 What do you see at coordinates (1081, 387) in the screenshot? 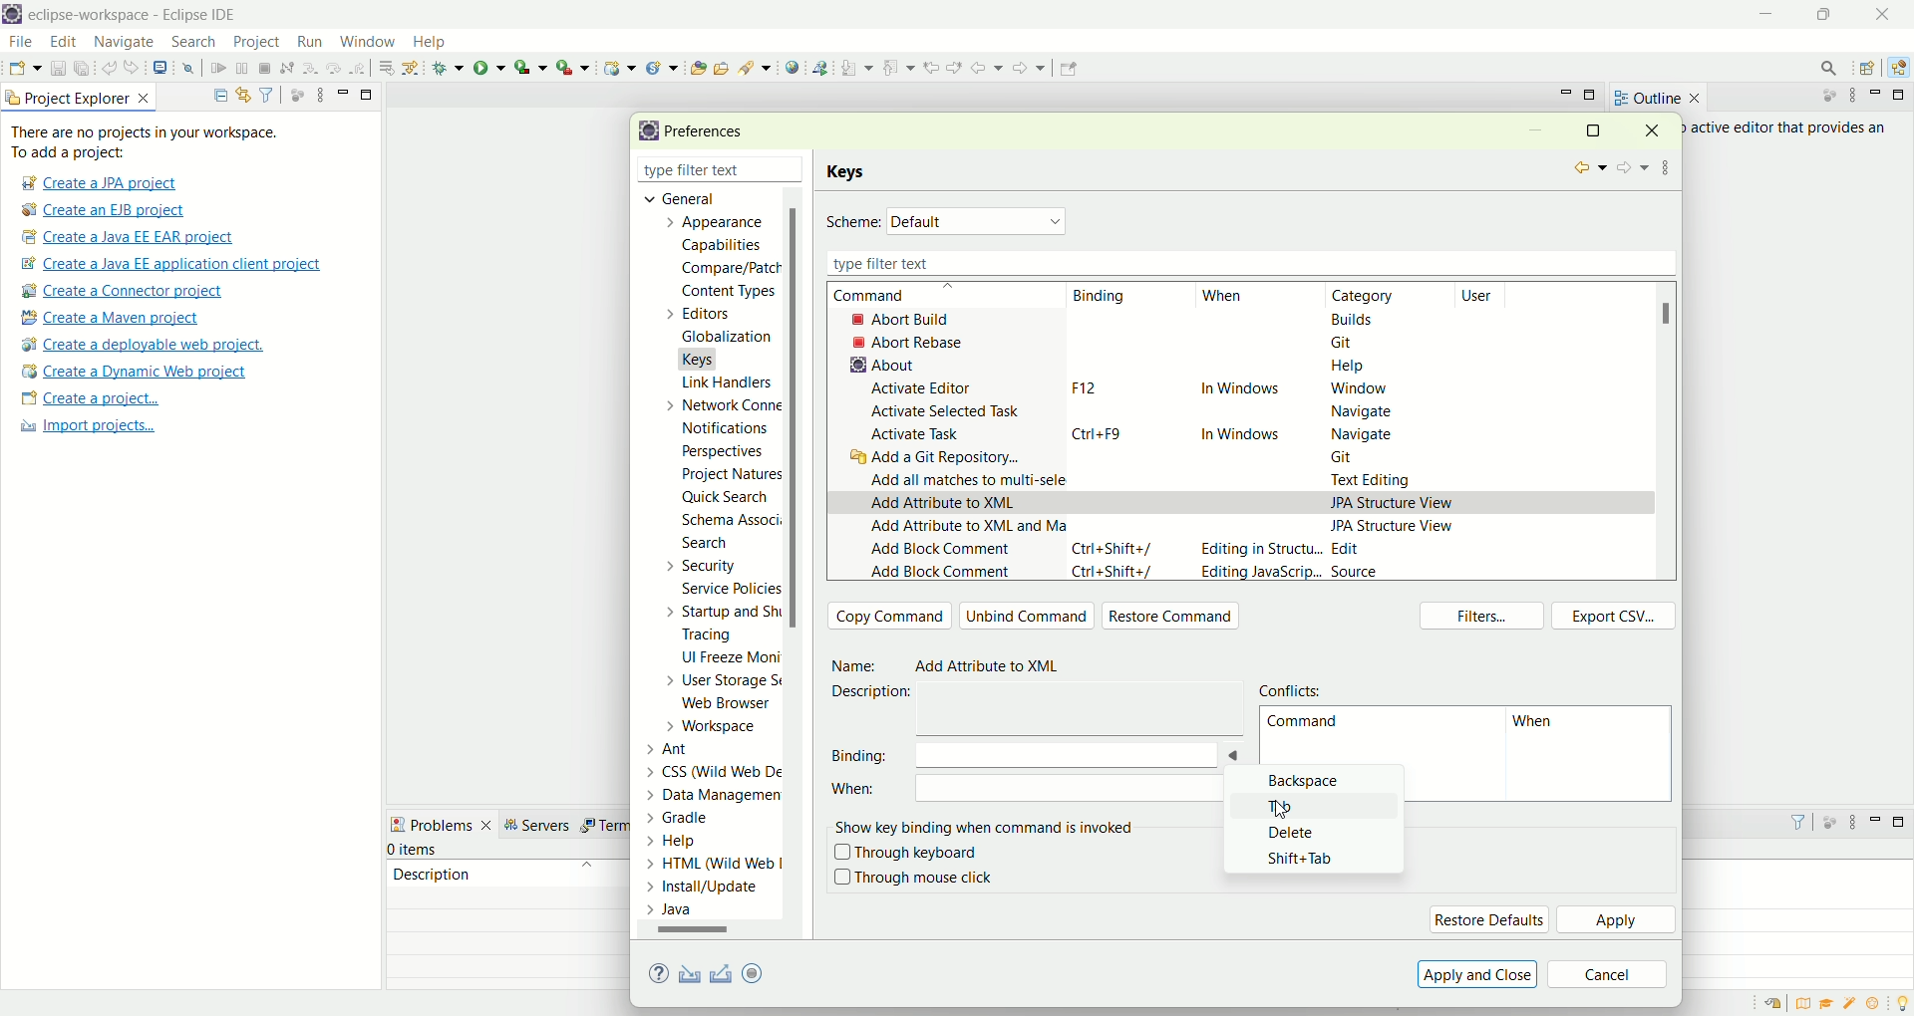
I see `F12` at bounding box center [1081, 387].